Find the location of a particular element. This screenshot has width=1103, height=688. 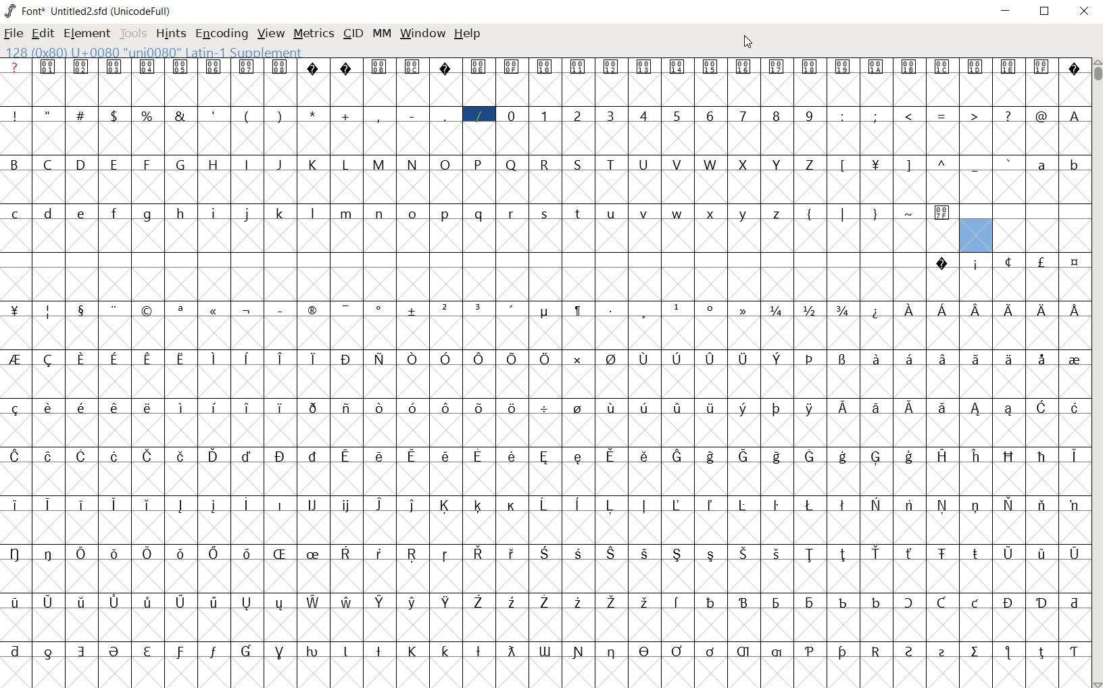

glyph is located at coordinates (645, 456).